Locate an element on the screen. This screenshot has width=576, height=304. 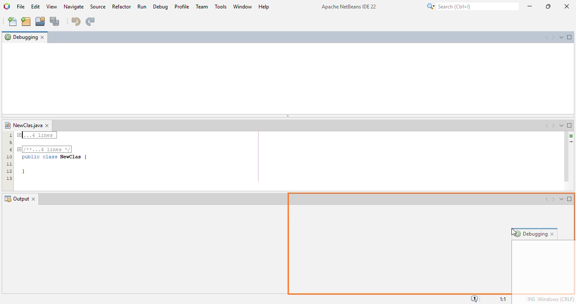
search (Ctrl + I) is located at coordinates (472, 6).